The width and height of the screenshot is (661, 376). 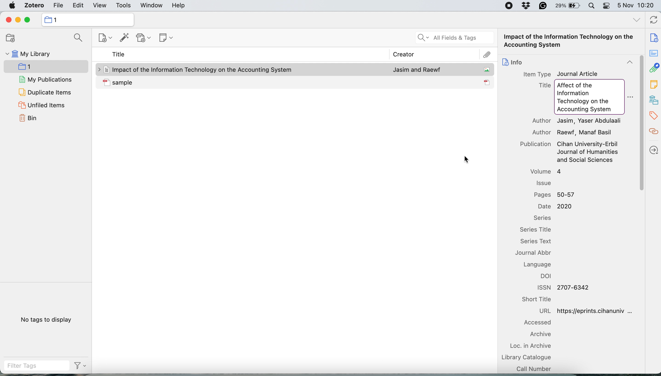 I want to click on zotero, so click(x=33, y=6).